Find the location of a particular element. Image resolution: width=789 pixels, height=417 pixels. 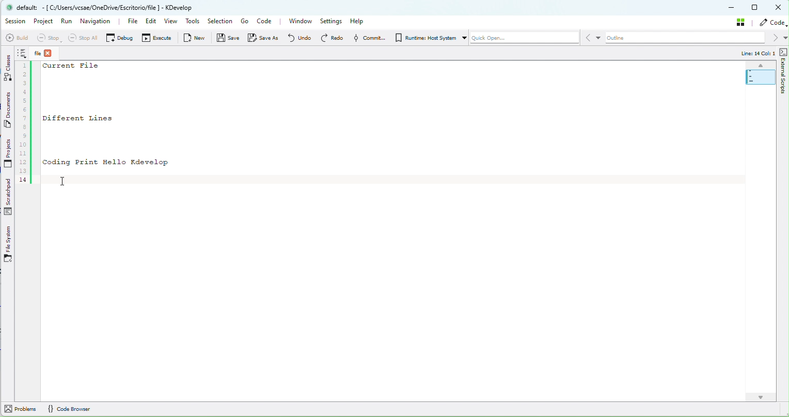

Text Cursor is located at coordinates (67, 182).